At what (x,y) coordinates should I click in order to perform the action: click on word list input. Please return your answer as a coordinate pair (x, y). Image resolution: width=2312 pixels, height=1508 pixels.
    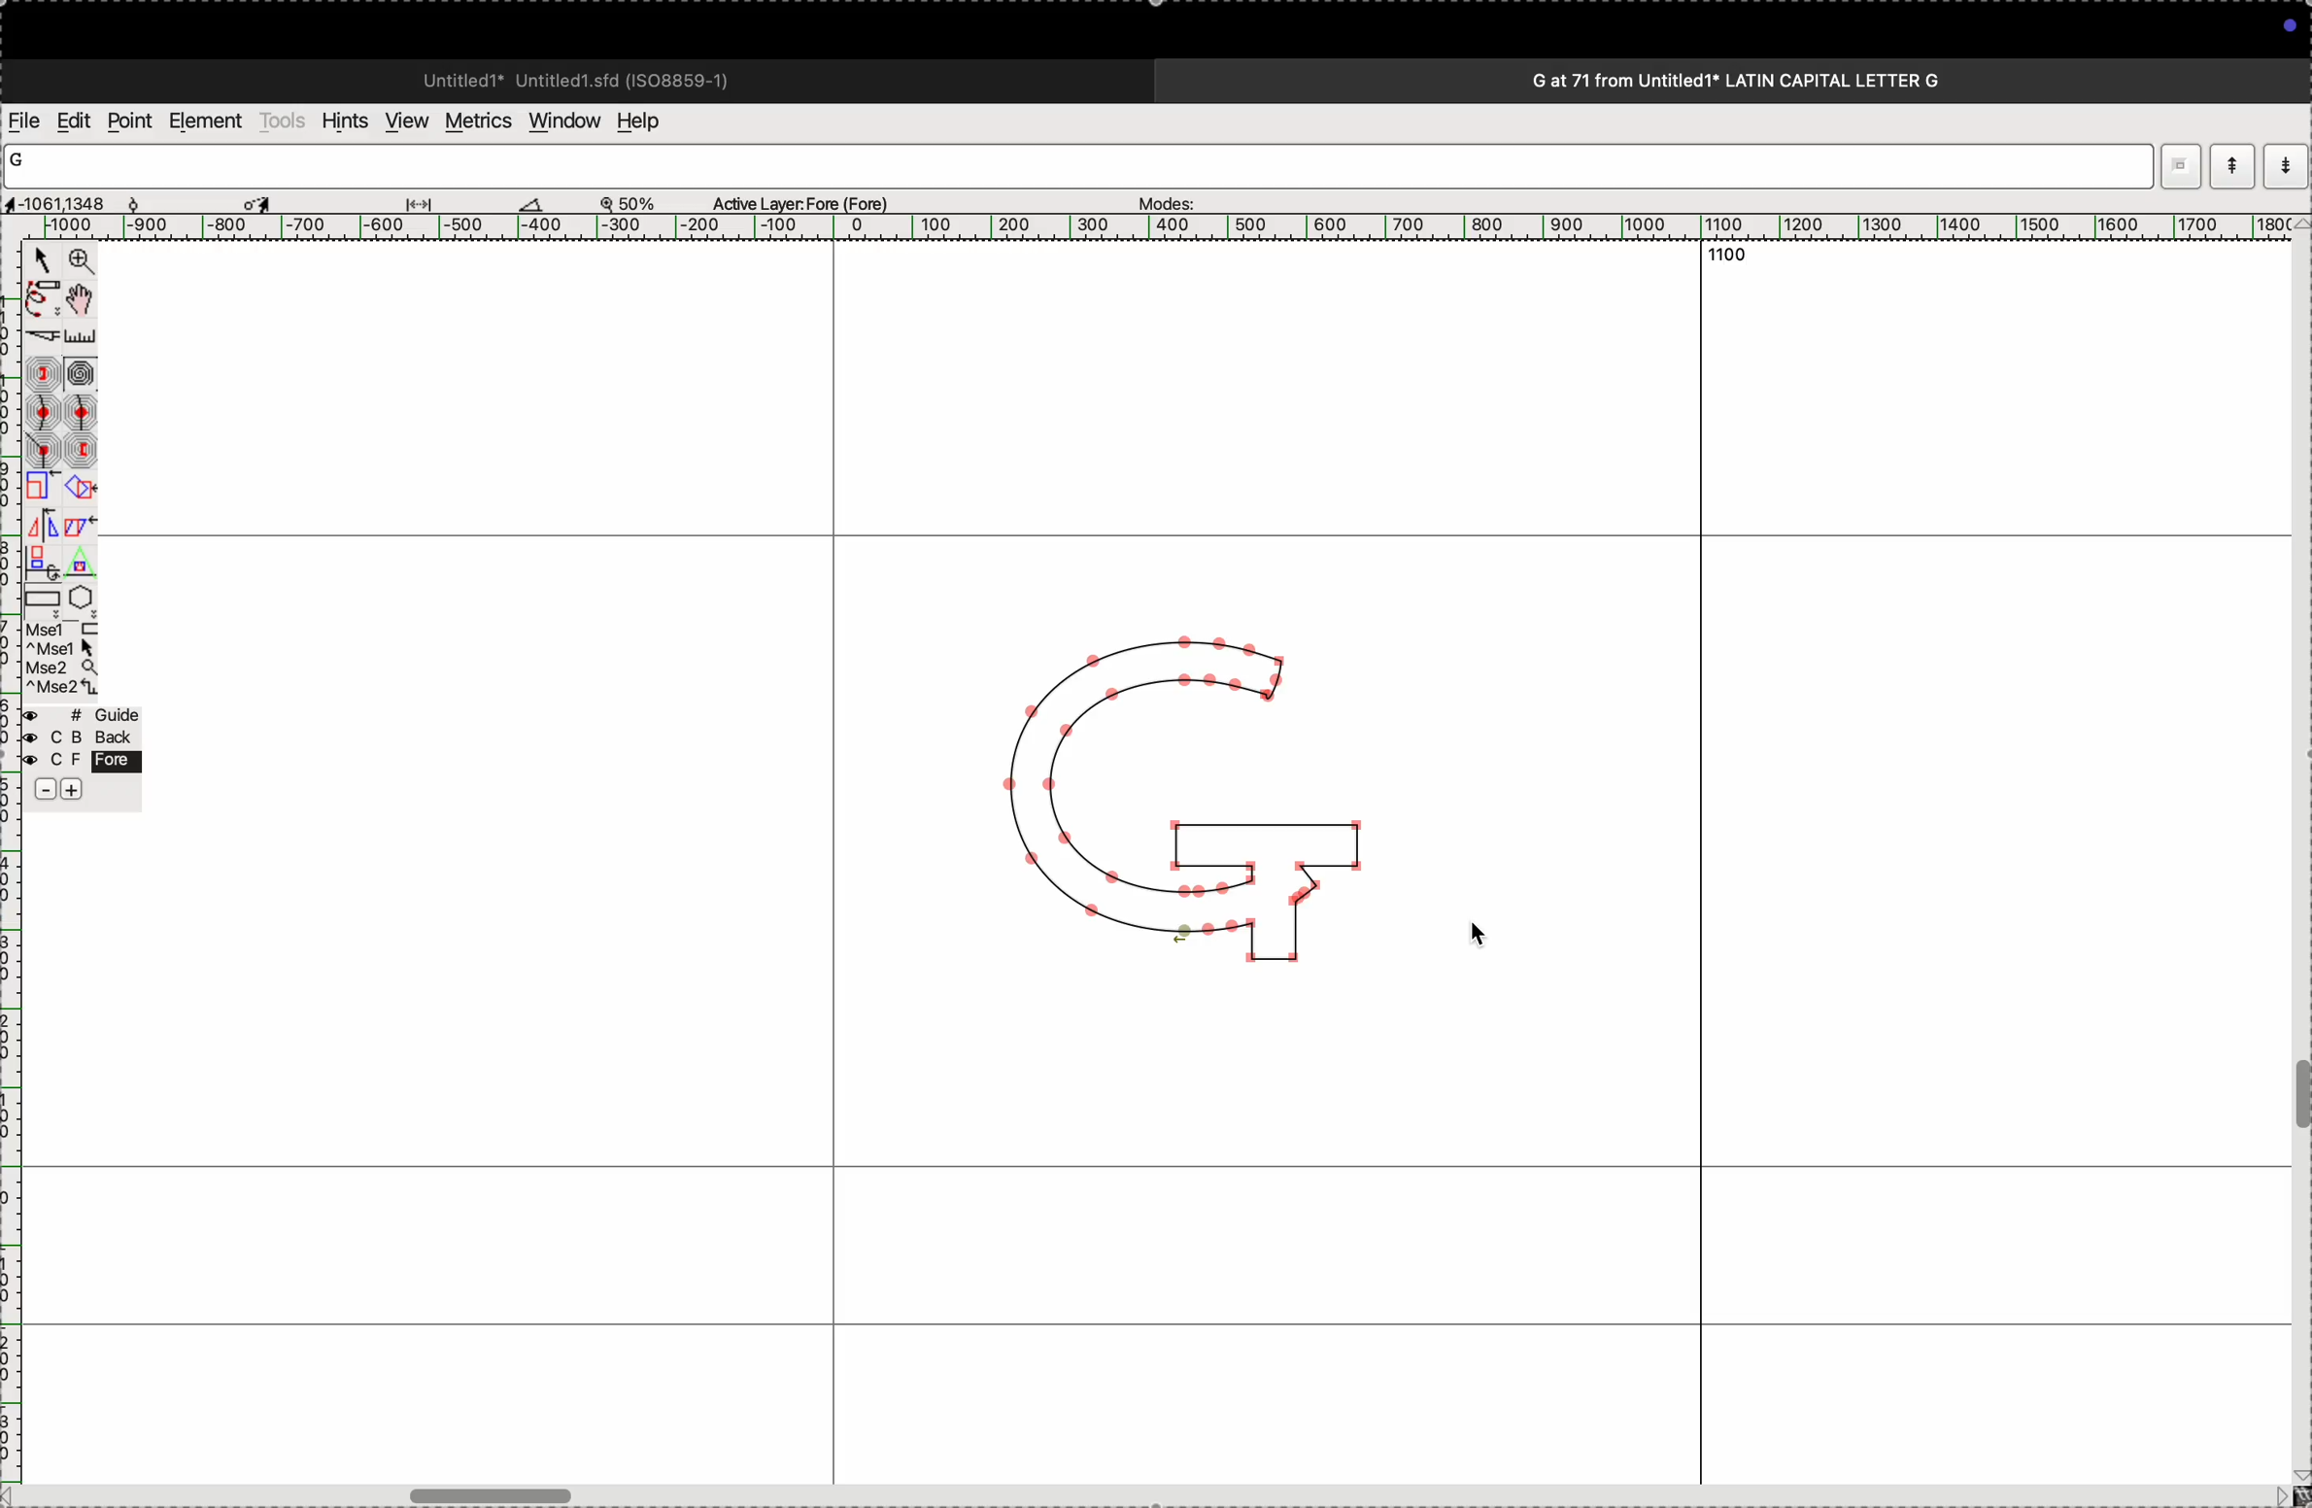
    Looking at the image, I should click on (1081, 167).